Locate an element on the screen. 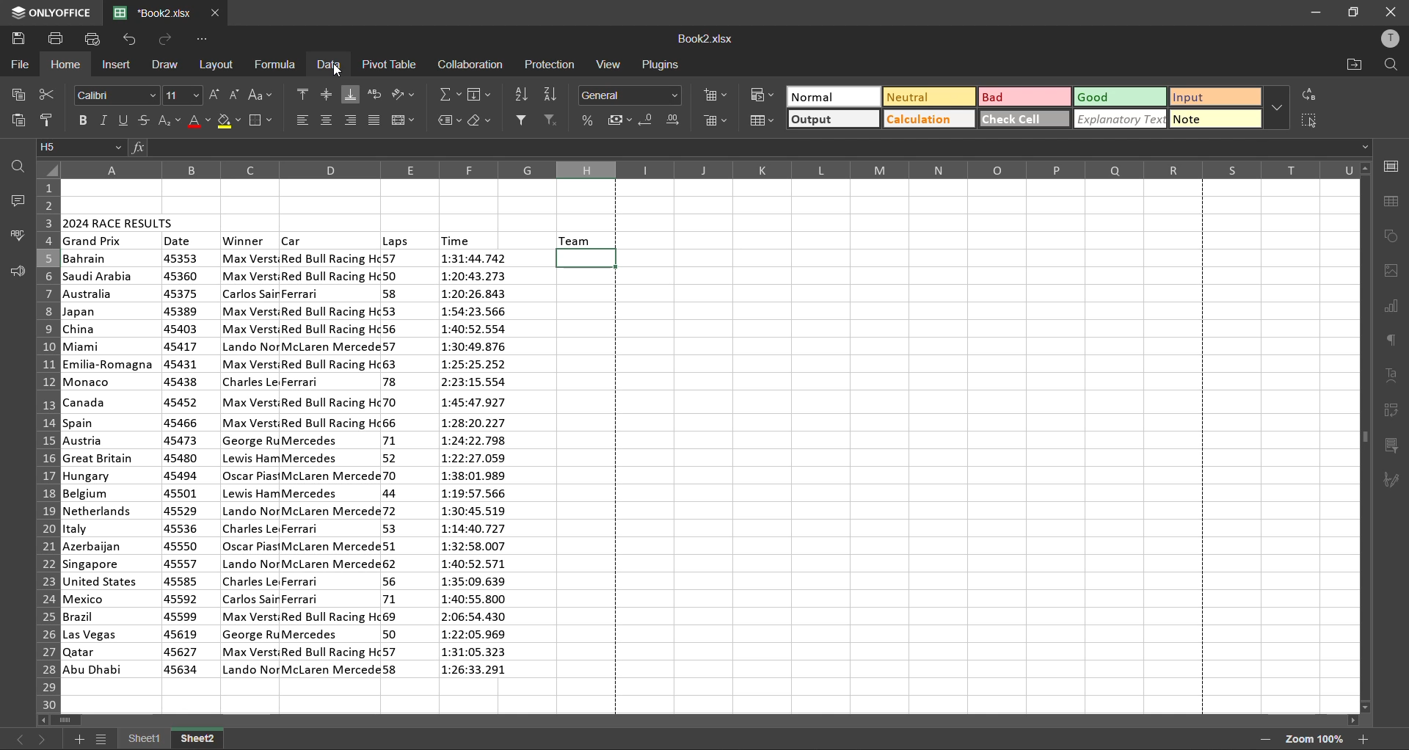 The height and width of the screenshot is (750, 1409). car is located at coordinates (294, 239).